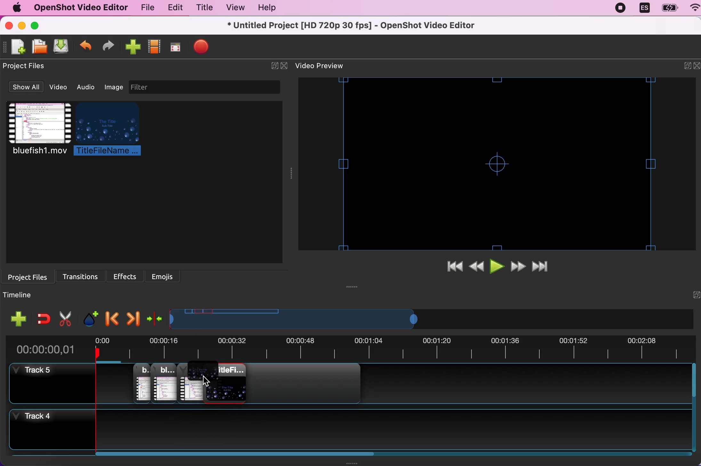 The height and width of the screenshot is (466, 701). I want to click on jump to start, so click(454, 267).